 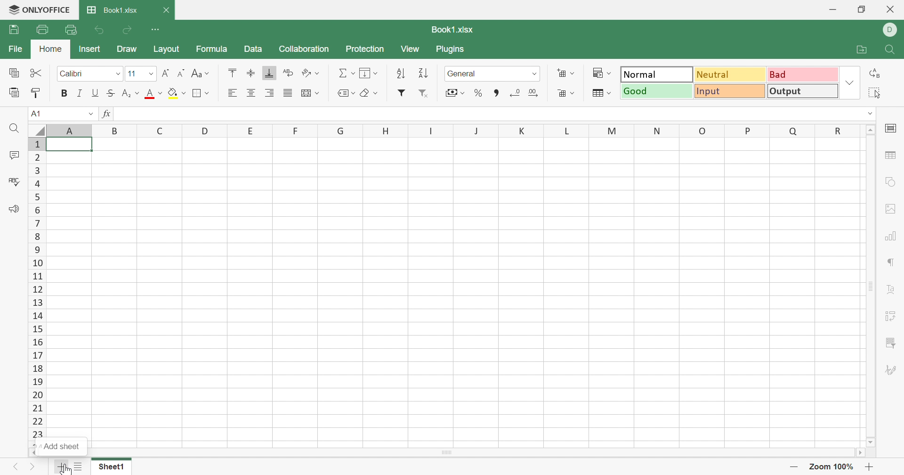 I want to click on 17, so click(x=38, y=357).